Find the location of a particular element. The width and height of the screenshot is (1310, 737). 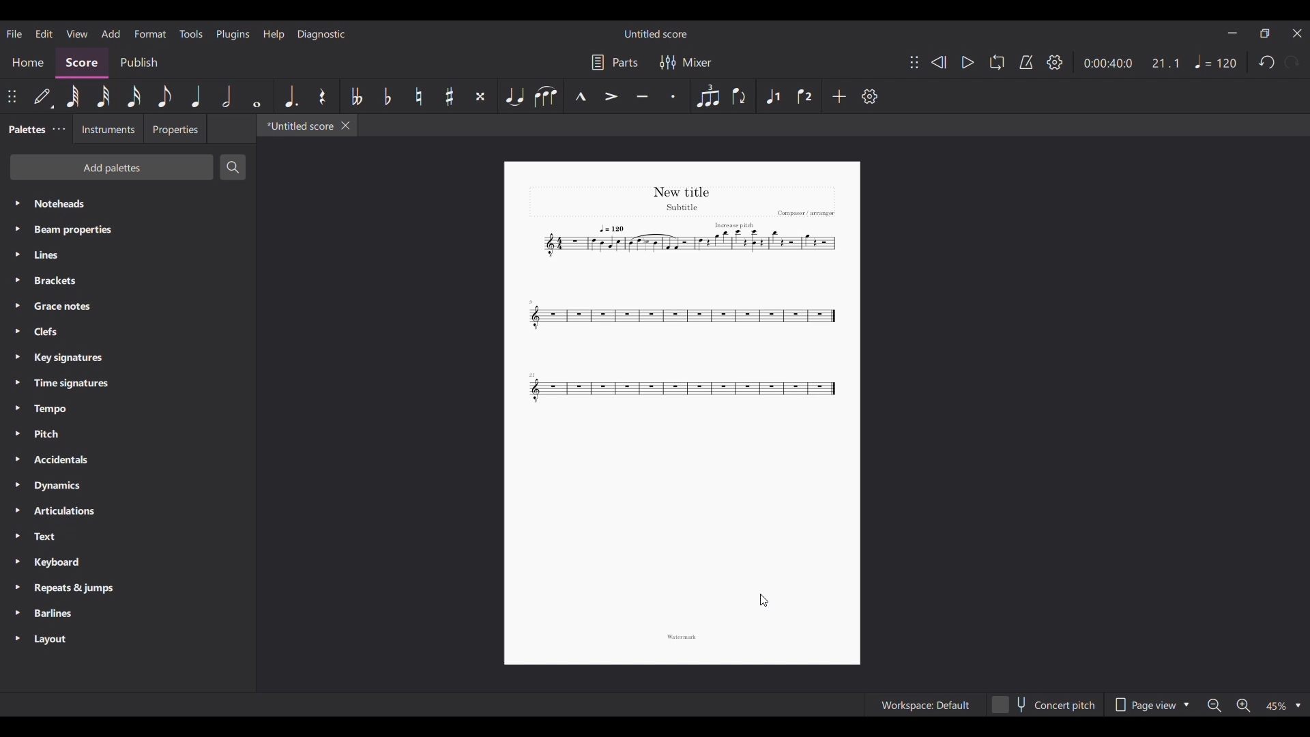

Undo is located at coordinates (1266, 62).